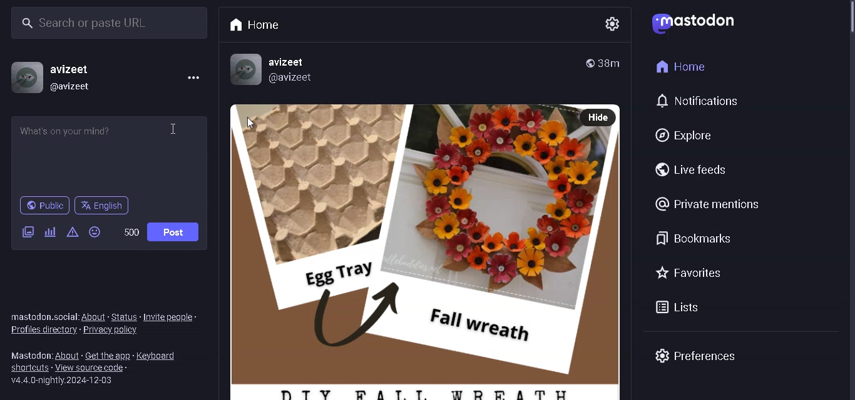 The image size is (855, 400). What do you see at coordinates (688, 167) in the screenshot?
I see `live feeds` at bounding box center [688, 167].